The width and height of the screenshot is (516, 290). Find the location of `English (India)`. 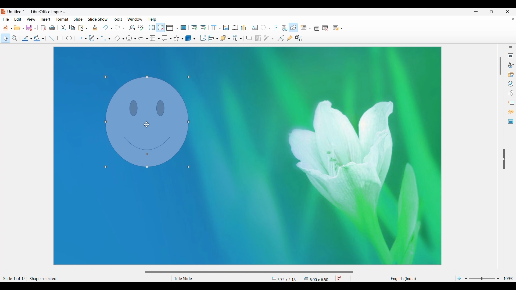

English (India) is located at coordinates (403, 278).